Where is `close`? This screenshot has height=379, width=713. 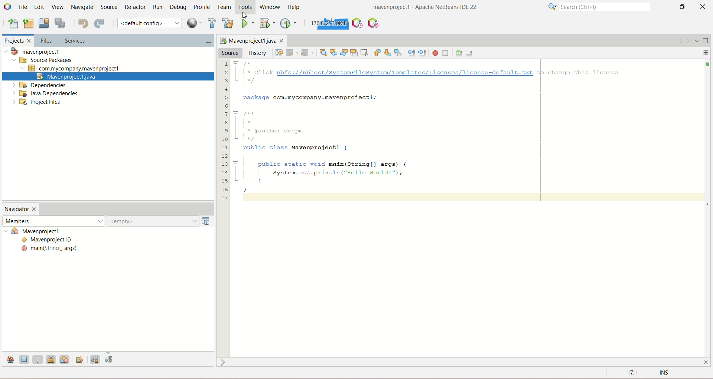 close is located at coordinates (708, 362).